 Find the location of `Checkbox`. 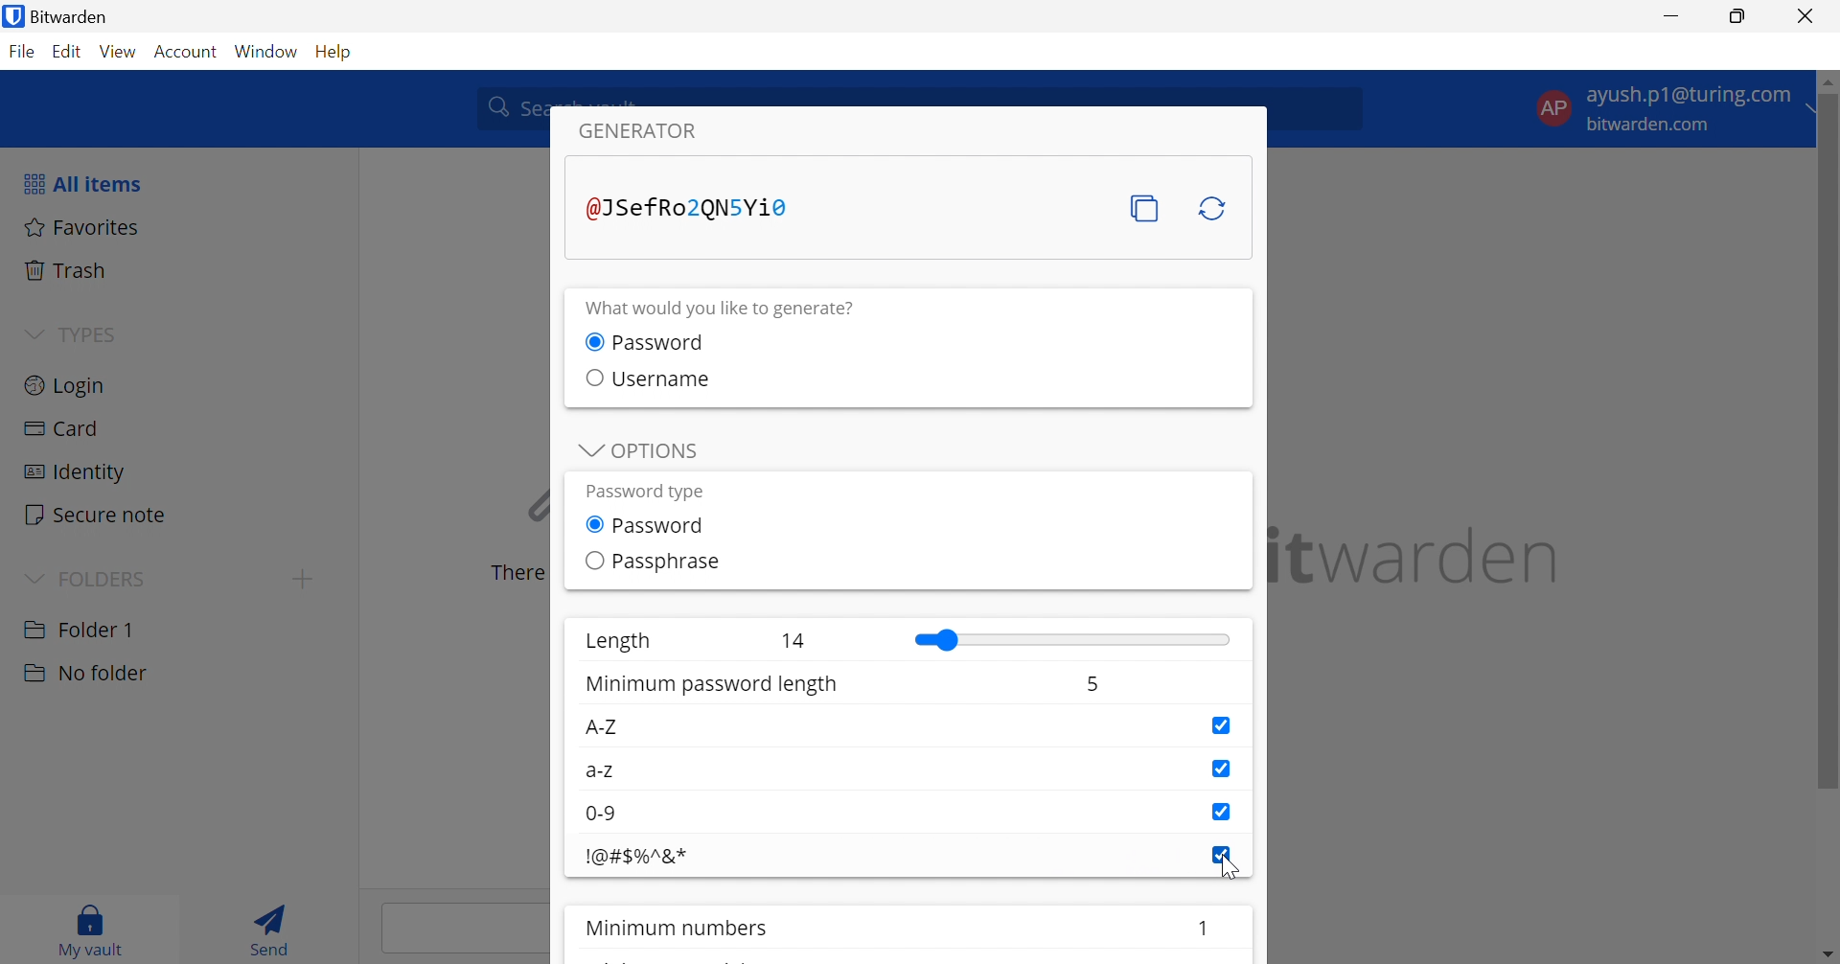

Checkbox is located at coordinates (1222, 855).